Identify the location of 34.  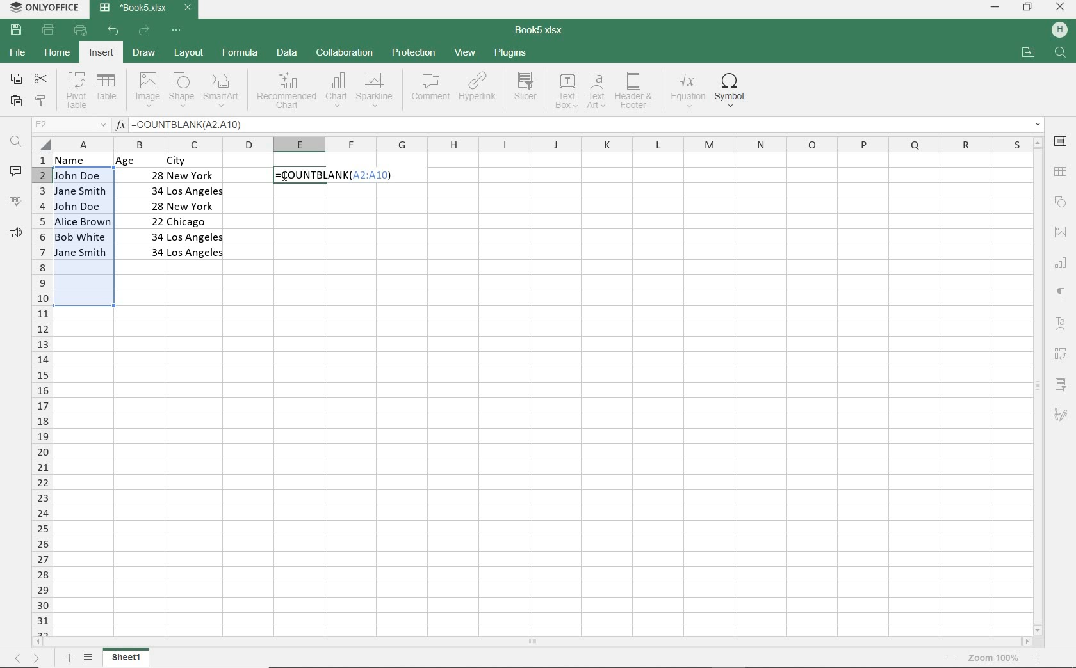
(152, 253).